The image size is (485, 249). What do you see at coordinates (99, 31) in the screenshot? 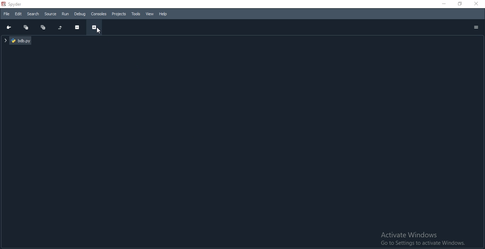
I see `cursor` at bounding box center [99, 31].